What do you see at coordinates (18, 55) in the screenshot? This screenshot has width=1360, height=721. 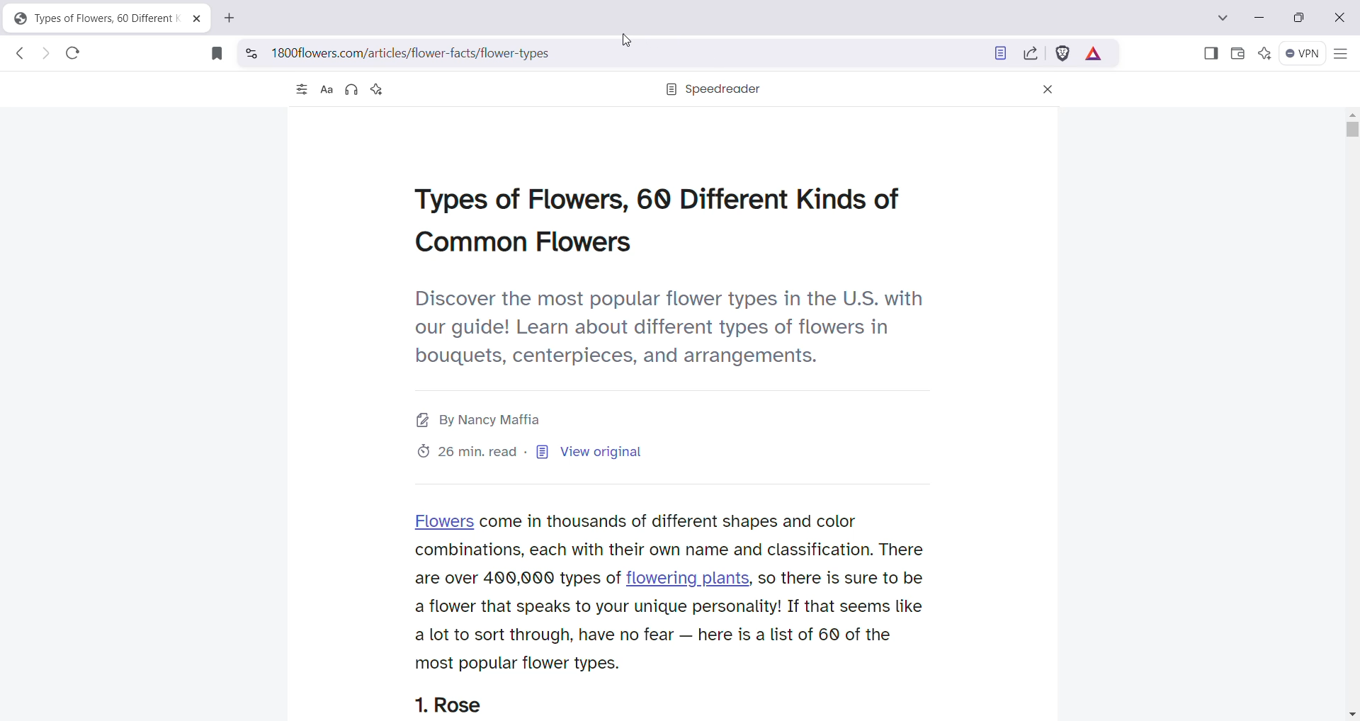 I see `Click to go back, hold to see history` at bounding box center [18, 55].